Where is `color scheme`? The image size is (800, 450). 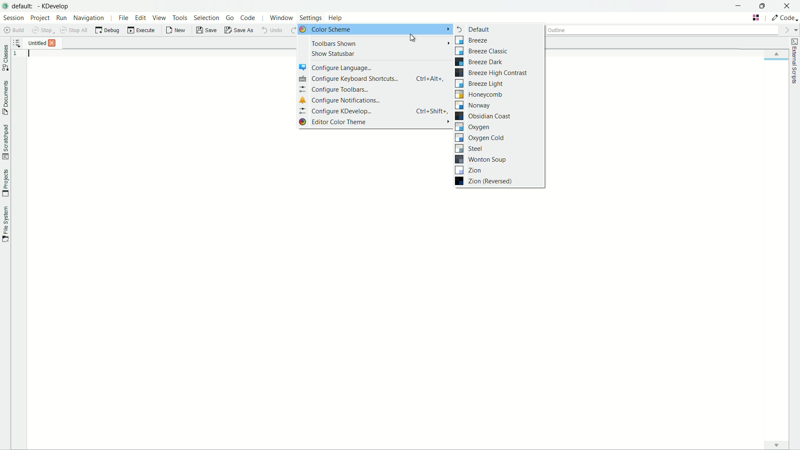 color scheme is located at coordinates (375, 29).